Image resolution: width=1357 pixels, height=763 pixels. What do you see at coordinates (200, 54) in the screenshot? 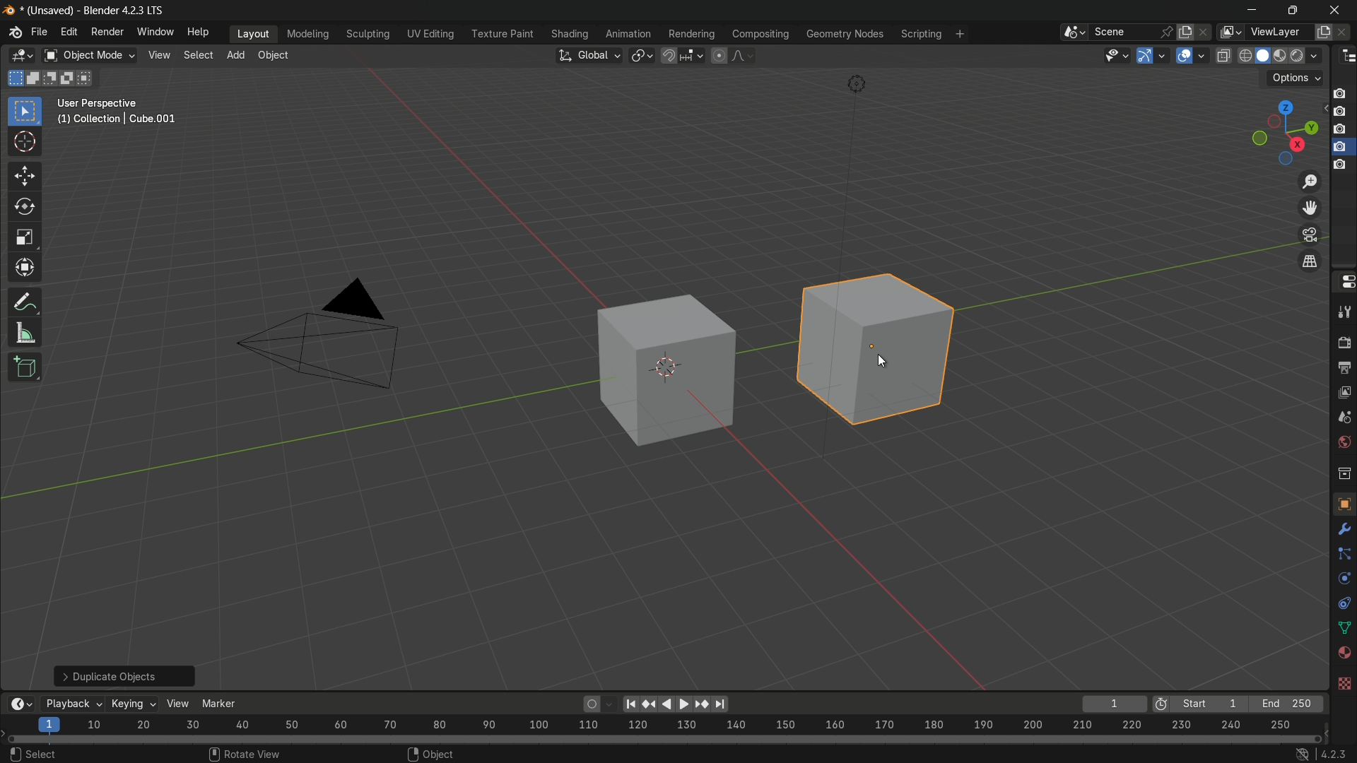
I see `select tab` at bounding box center [200, 54].